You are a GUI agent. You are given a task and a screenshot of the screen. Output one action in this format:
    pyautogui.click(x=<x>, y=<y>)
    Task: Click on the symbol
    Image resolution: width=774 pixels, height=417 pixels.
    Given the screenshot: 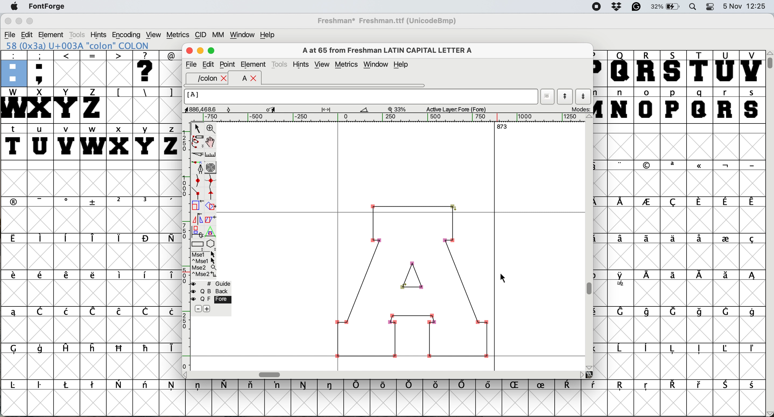 What is the action you would take?
    pyautogui.click(x=751, y=165)
    